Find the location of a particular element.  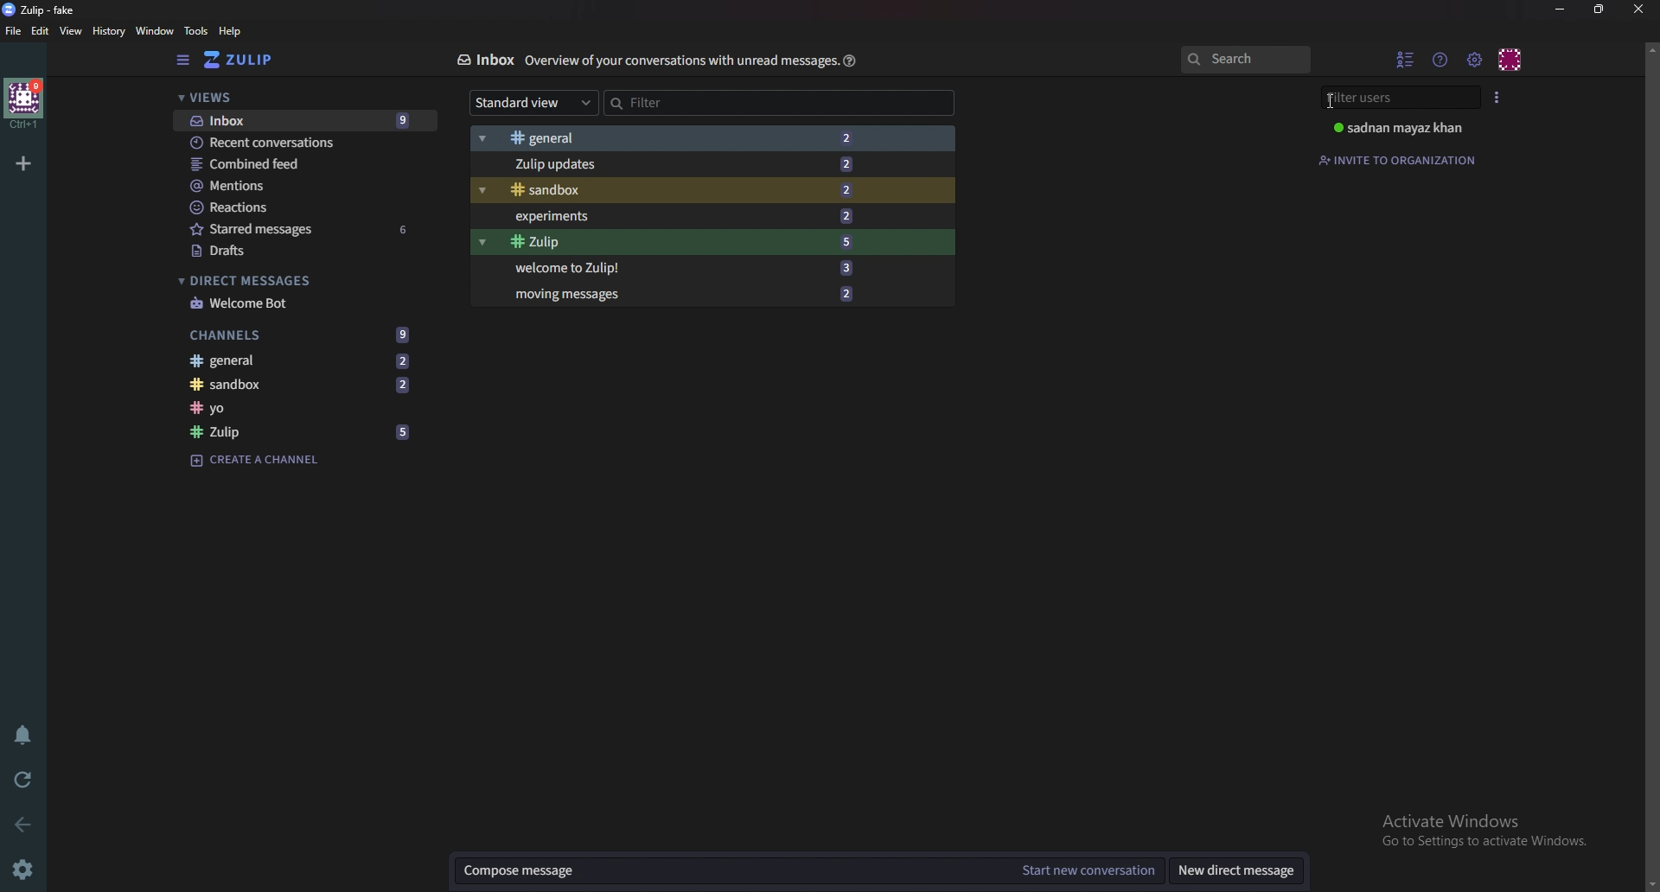

Start new conversation is located at coordinates (1089, 870).